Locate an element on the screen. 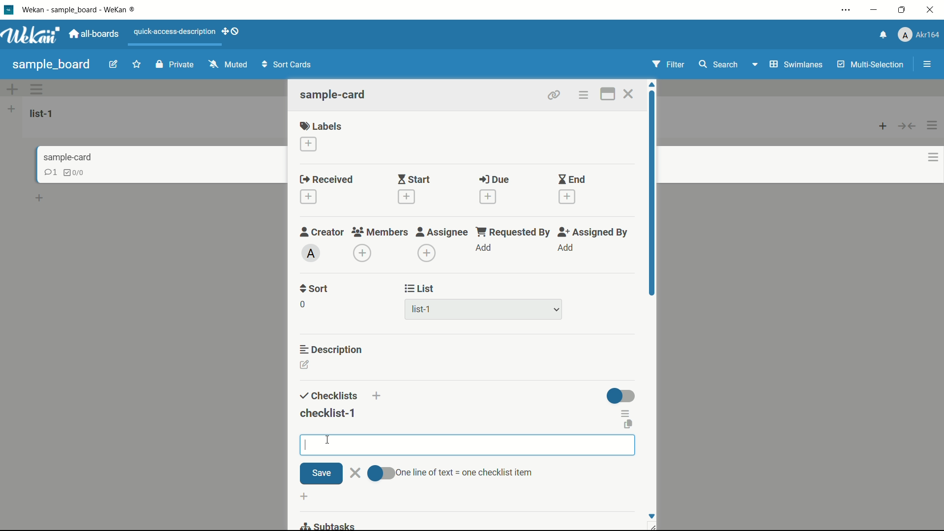  add date is located at coordinates (488, 197).